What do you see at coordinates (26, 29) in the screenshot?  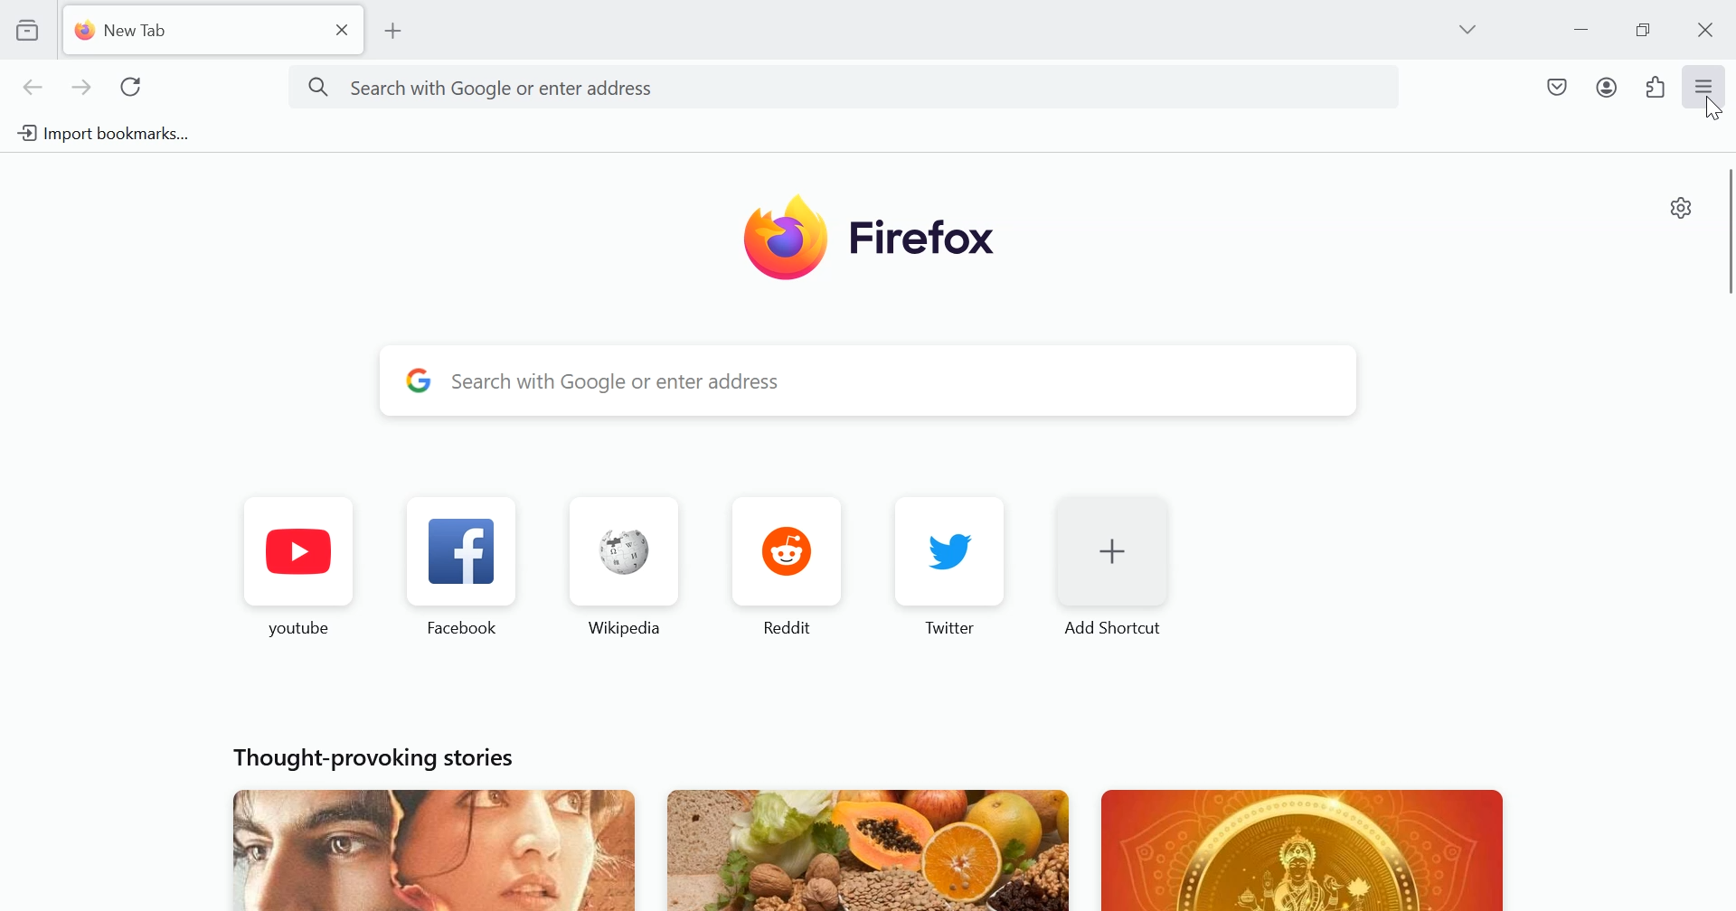 I see `View recent browsing across windows and devices` at bounding box center [26, 29].